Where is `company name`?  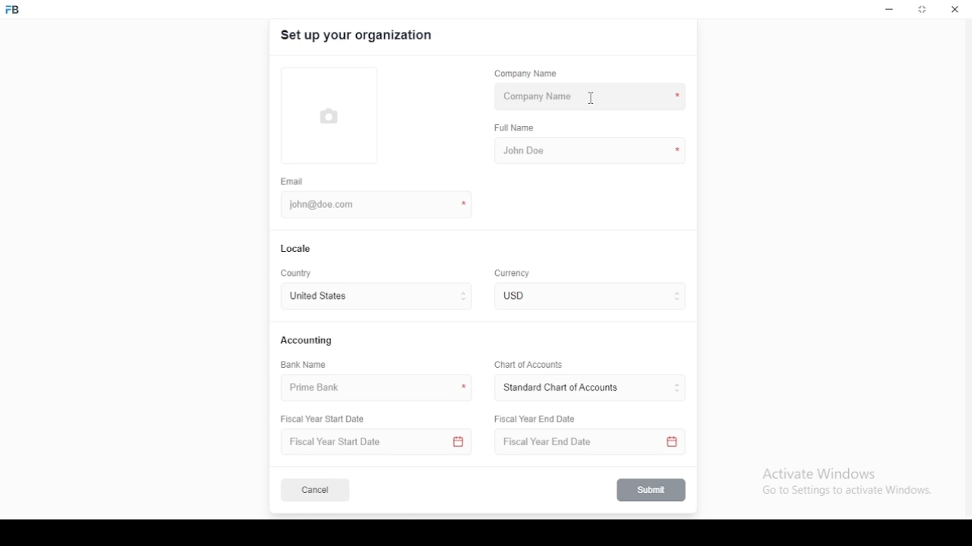 company name is located at coordinates (525, 74).